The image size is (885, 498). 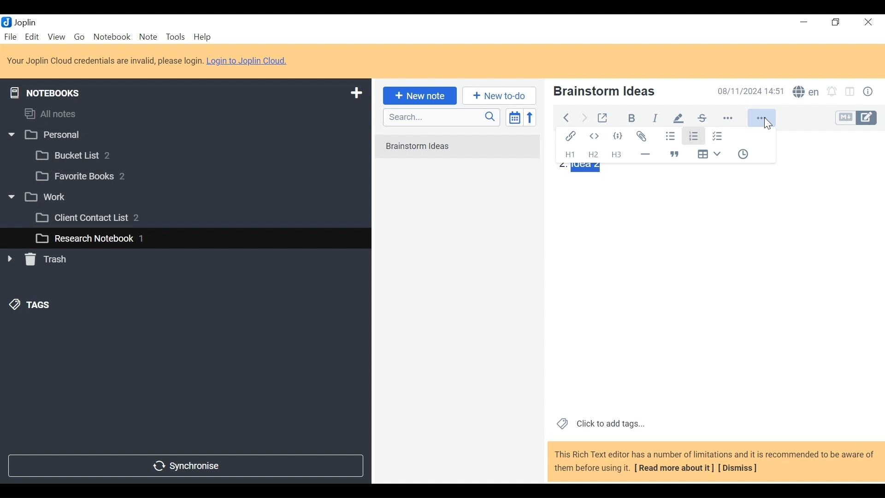 What do you see at coordinates (572, 136) in the screenshot?
I see `Insert/Edit Link` at bounding box center [572, 136].